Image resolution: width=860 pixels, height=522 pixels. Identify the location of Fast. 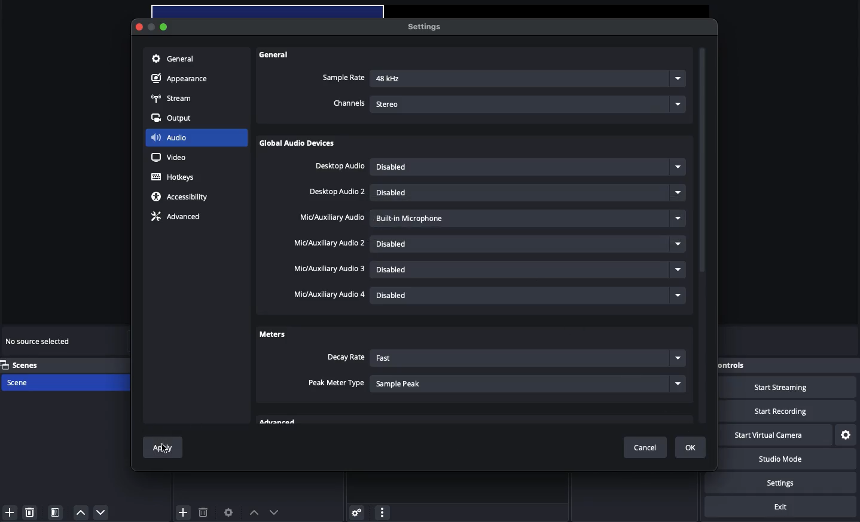
(526, 359).